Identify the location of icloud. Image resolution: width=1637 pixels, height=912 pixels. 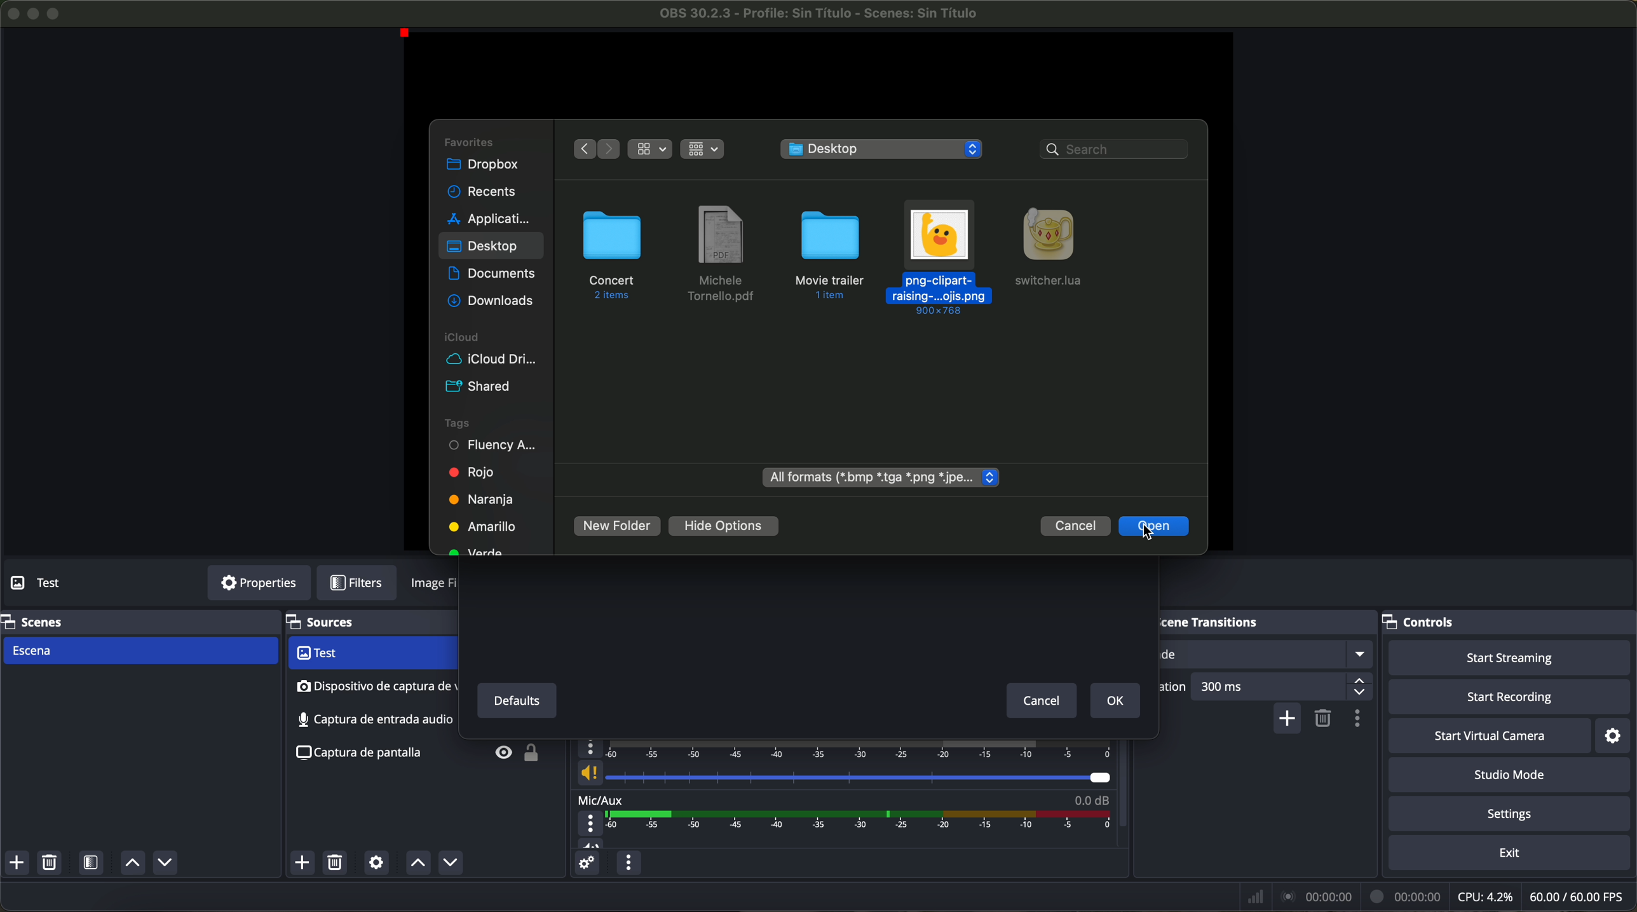
(459, 338).